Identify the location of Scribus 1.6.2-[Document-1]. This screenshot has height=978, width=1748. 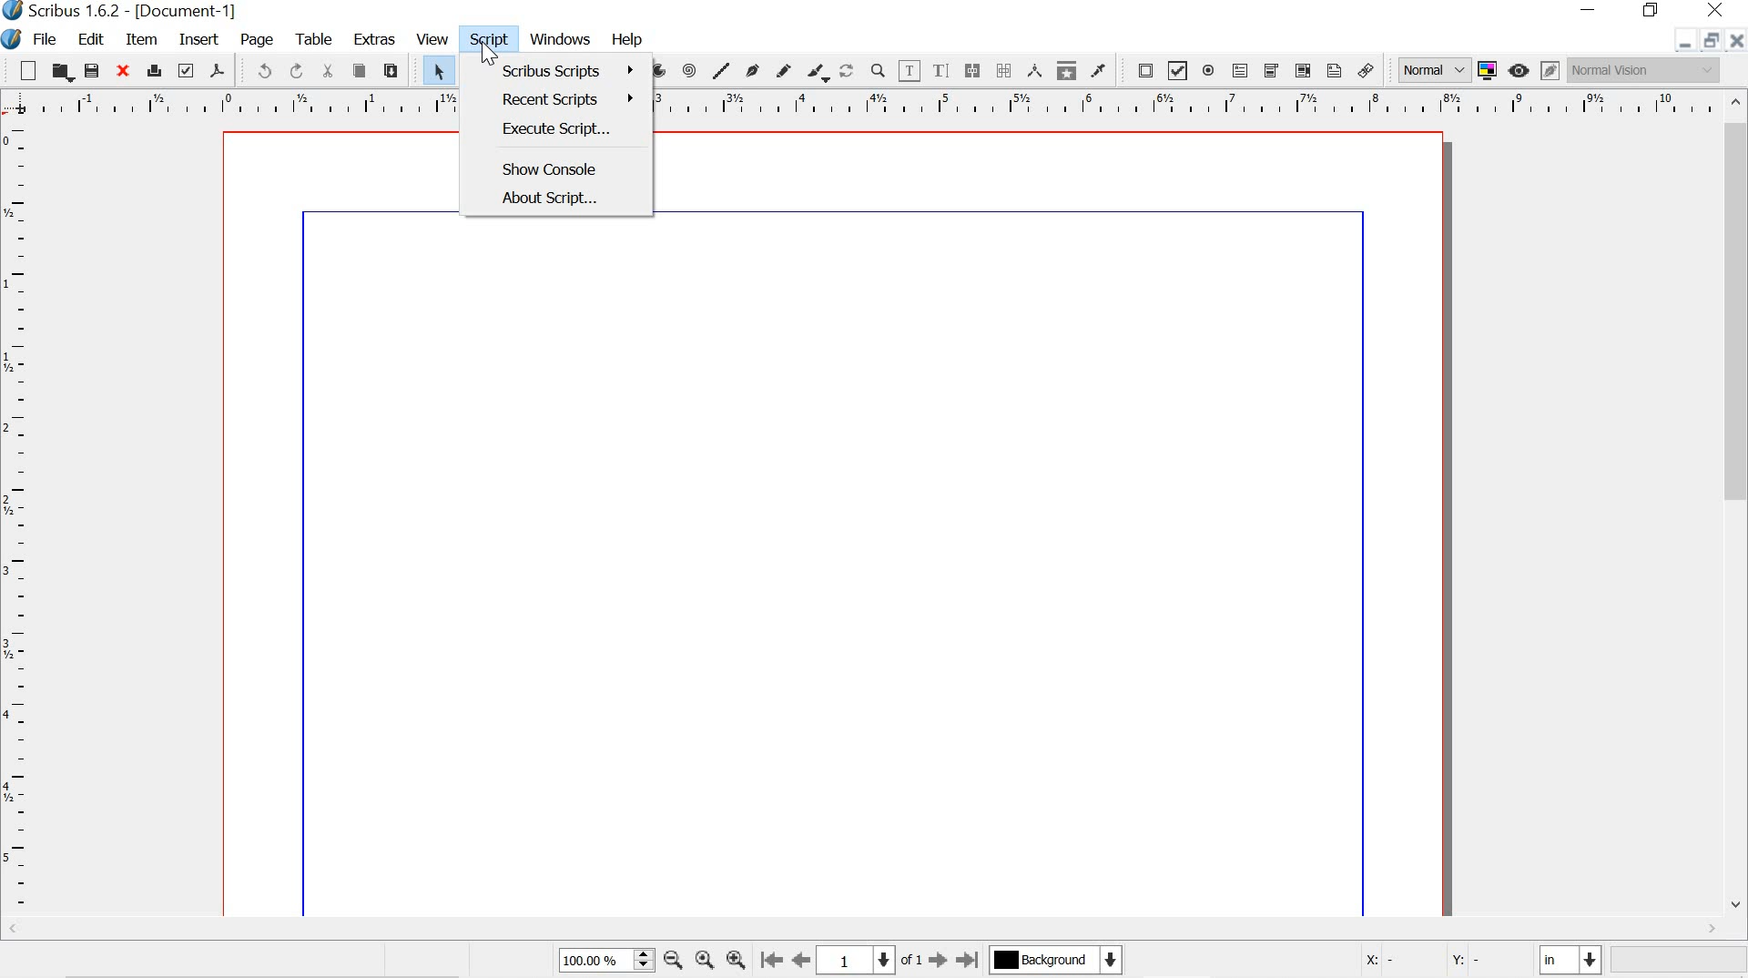
(147, 11).